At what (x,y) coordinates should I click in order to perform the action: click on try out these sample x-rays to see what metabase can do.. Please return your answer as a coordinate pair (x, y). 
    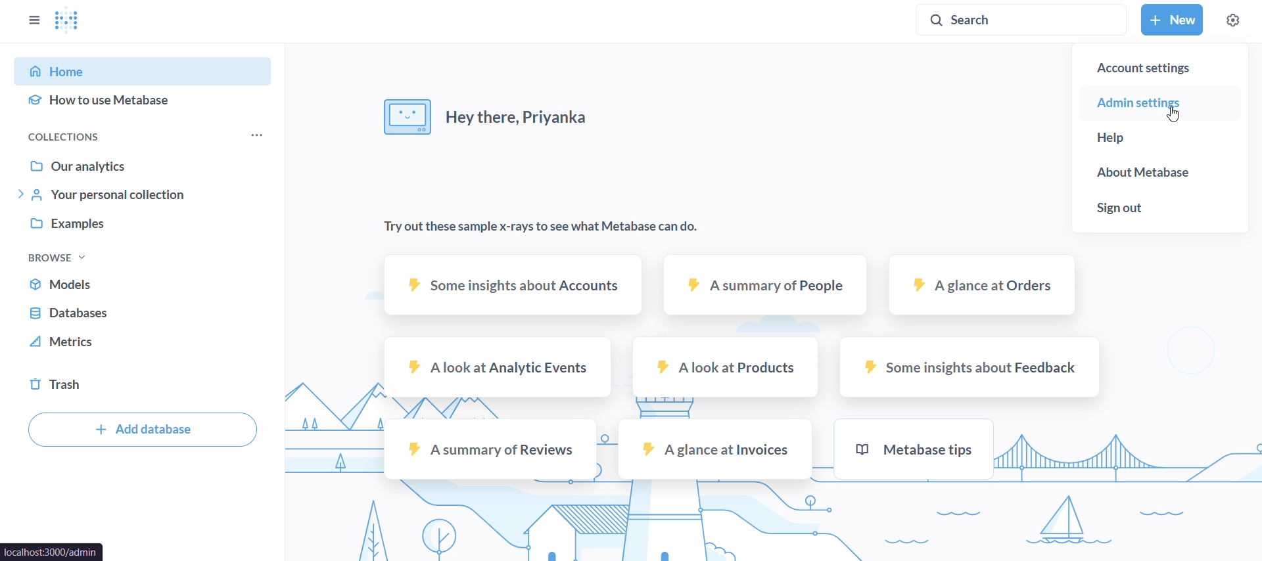
    Looking at the image, I should click on (538, 227).